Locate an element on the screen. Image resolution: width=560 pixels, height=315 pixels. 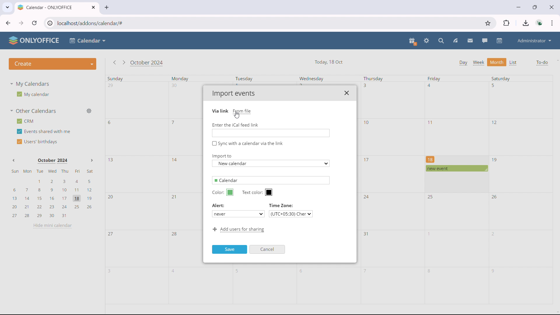
settings is located at coordinates (427, 41).